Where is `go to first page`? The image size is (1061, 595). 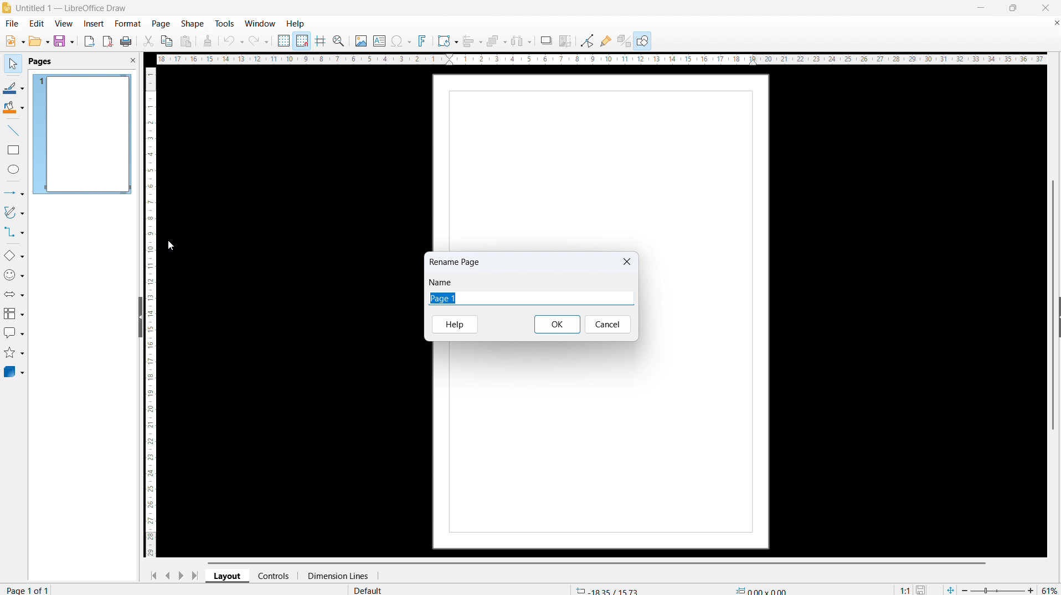 go to first page is located at coordinates (152, 575).